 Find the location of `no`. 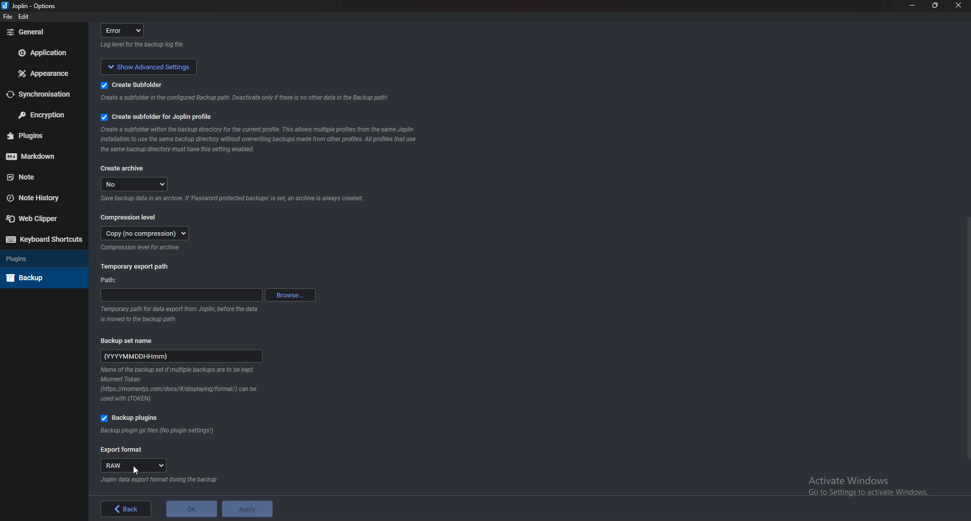

no is located at coordinates (136, 184).